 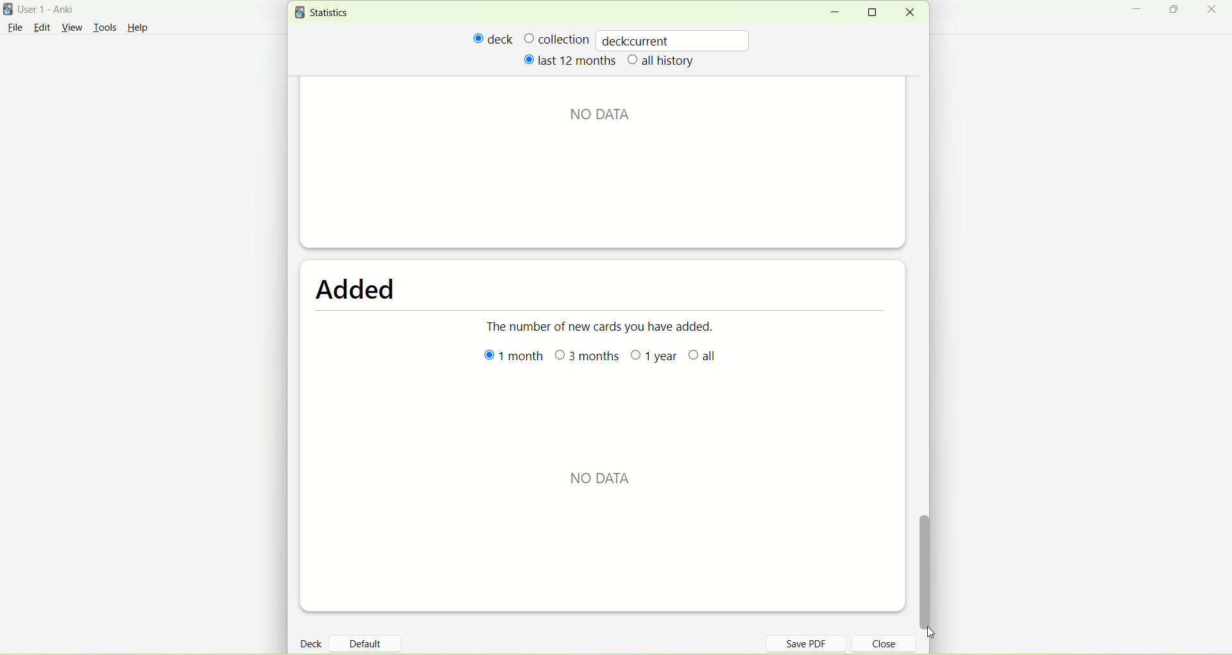 I want to click on last 12 months, so click(x=569, y=60).